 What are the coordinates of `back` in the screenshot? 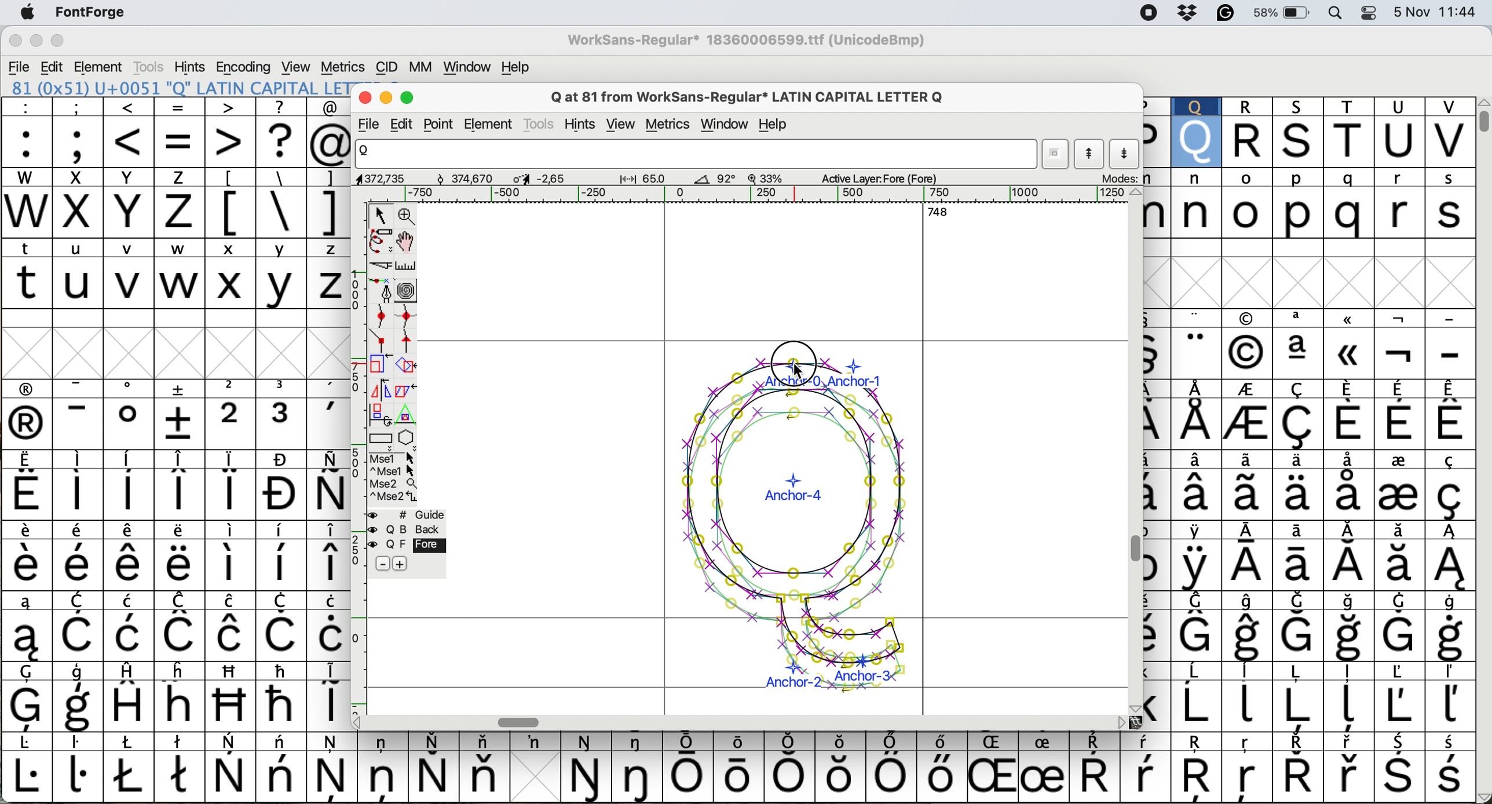 It's located at (408, 530).